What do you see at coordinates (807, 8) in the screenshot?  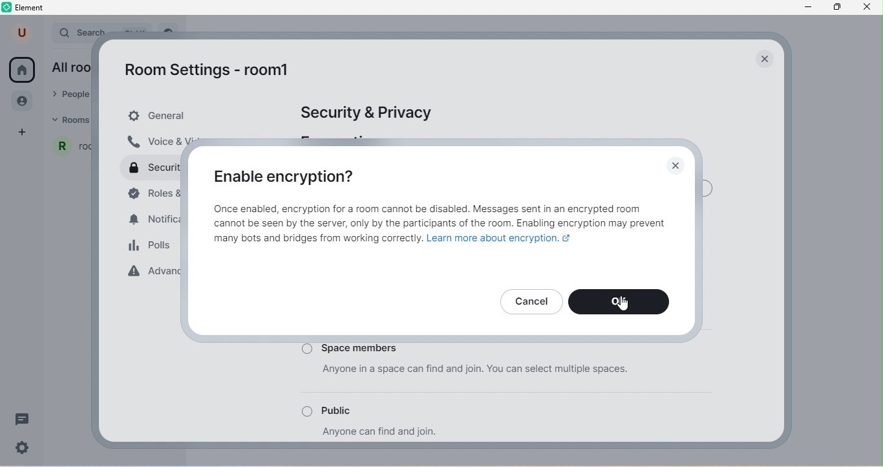 I see `minimize` at bounding box center [807, 8].